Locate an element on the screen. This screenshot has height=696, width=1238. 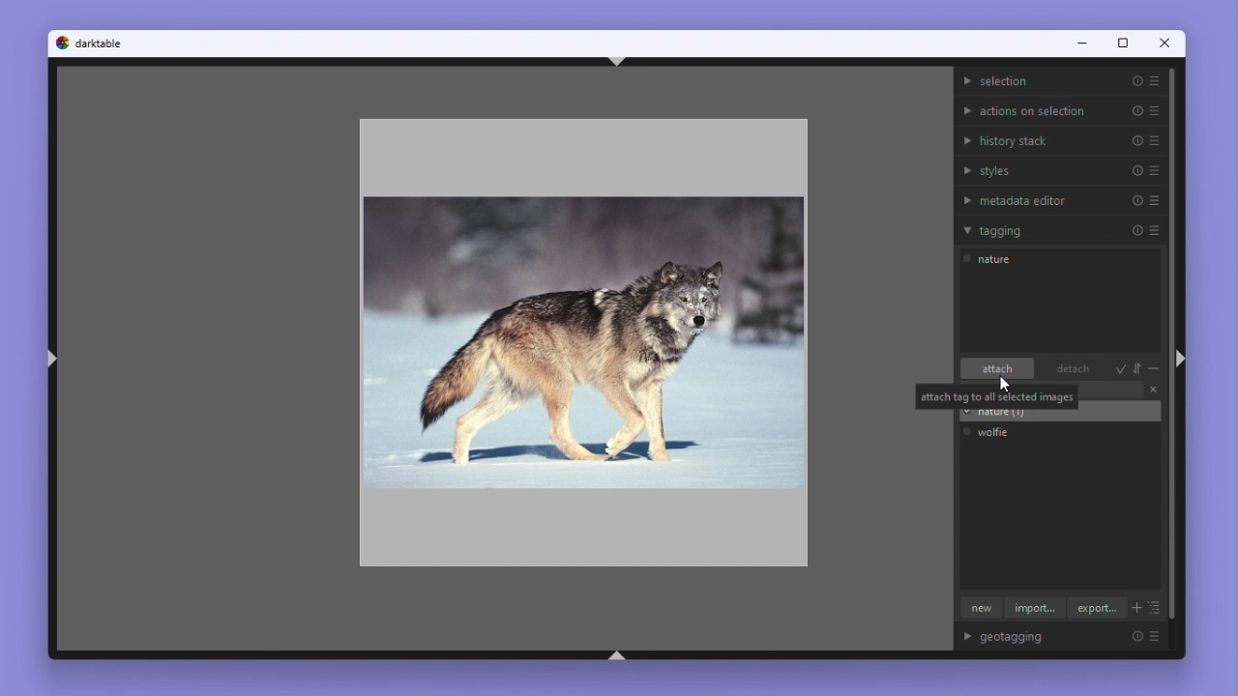
Close is located at coordinates (1167, 44).